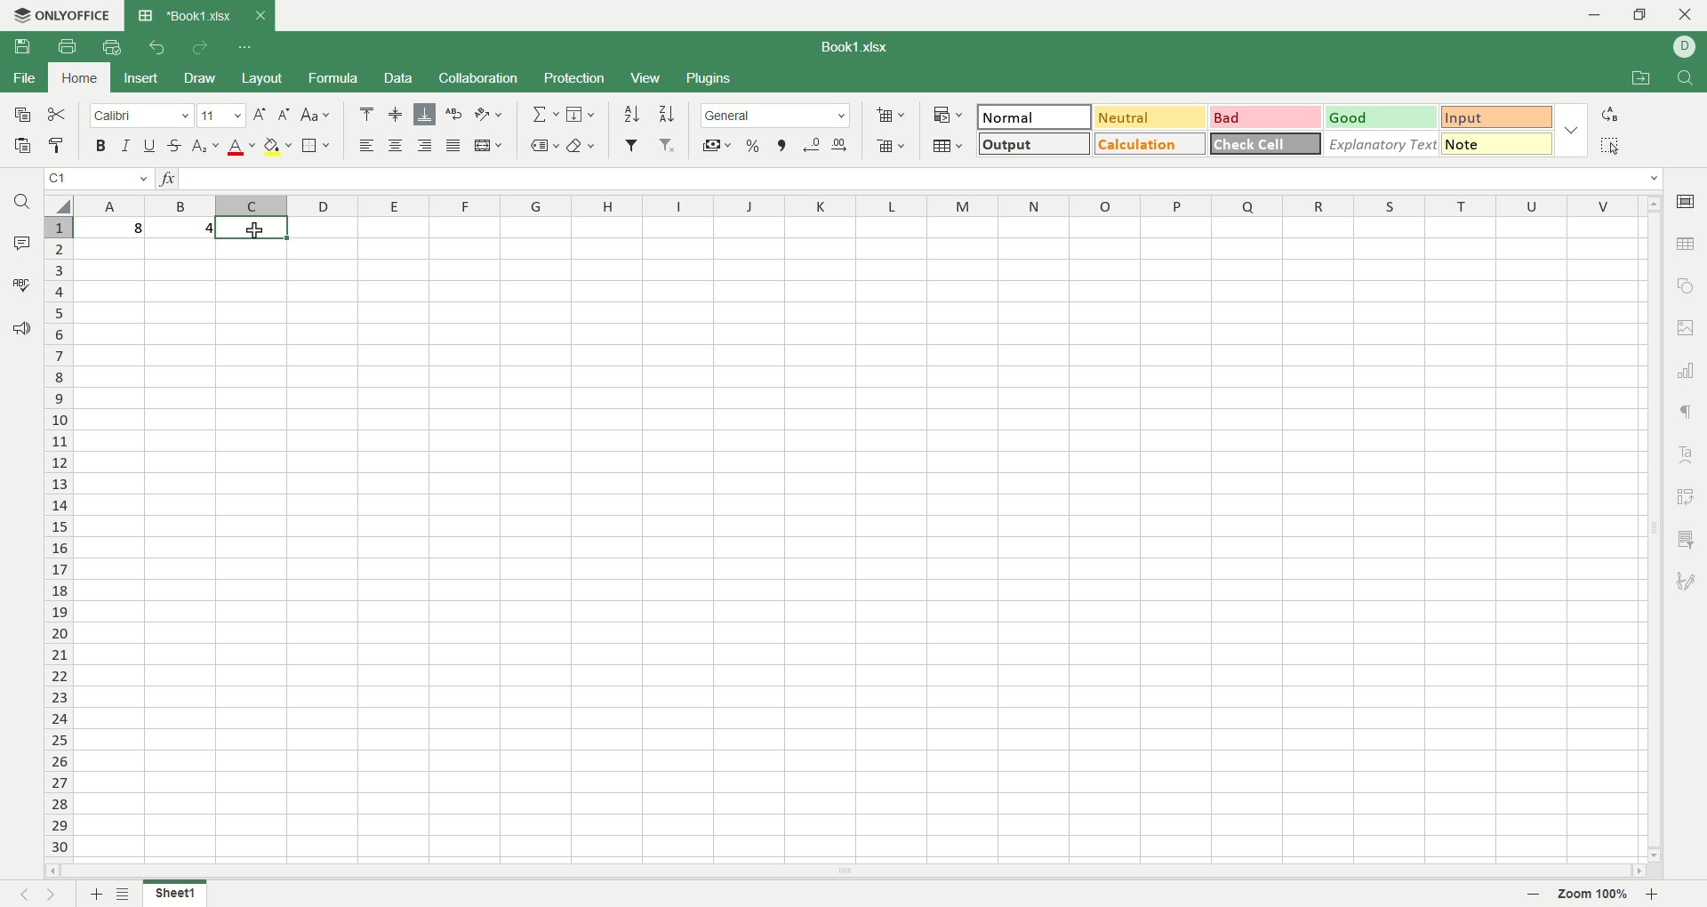 The image size is (1707, 907). Describe the element at coordinates (776, 115) in the screenshot. I see `number format` at that location.